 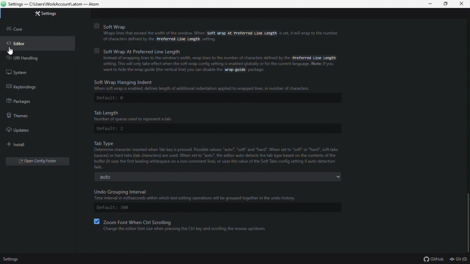 What do you see at coordinates (30, 58) in the screenshot?
I see `URL handling` at bounding box center [30, 58].